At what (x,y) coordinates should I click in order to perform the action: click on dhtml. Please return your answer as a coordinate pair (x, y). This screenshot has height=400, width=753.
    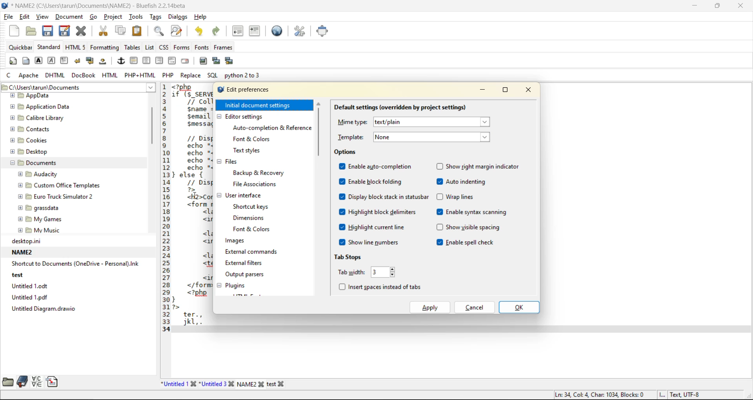
    Looking at the image, I should click on (54, 76).